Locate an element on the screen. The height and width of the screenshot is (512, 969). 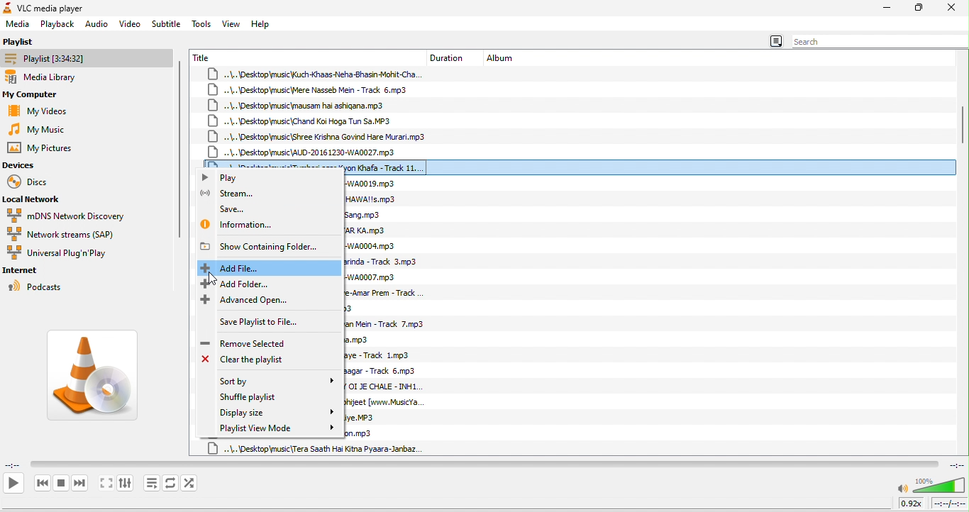
my pictures is located at coordinates (49, 149).